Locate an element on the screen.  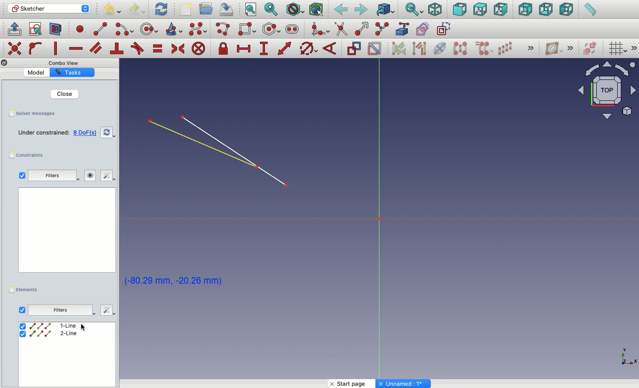
Visibility  is located at coordinates (86, 175).